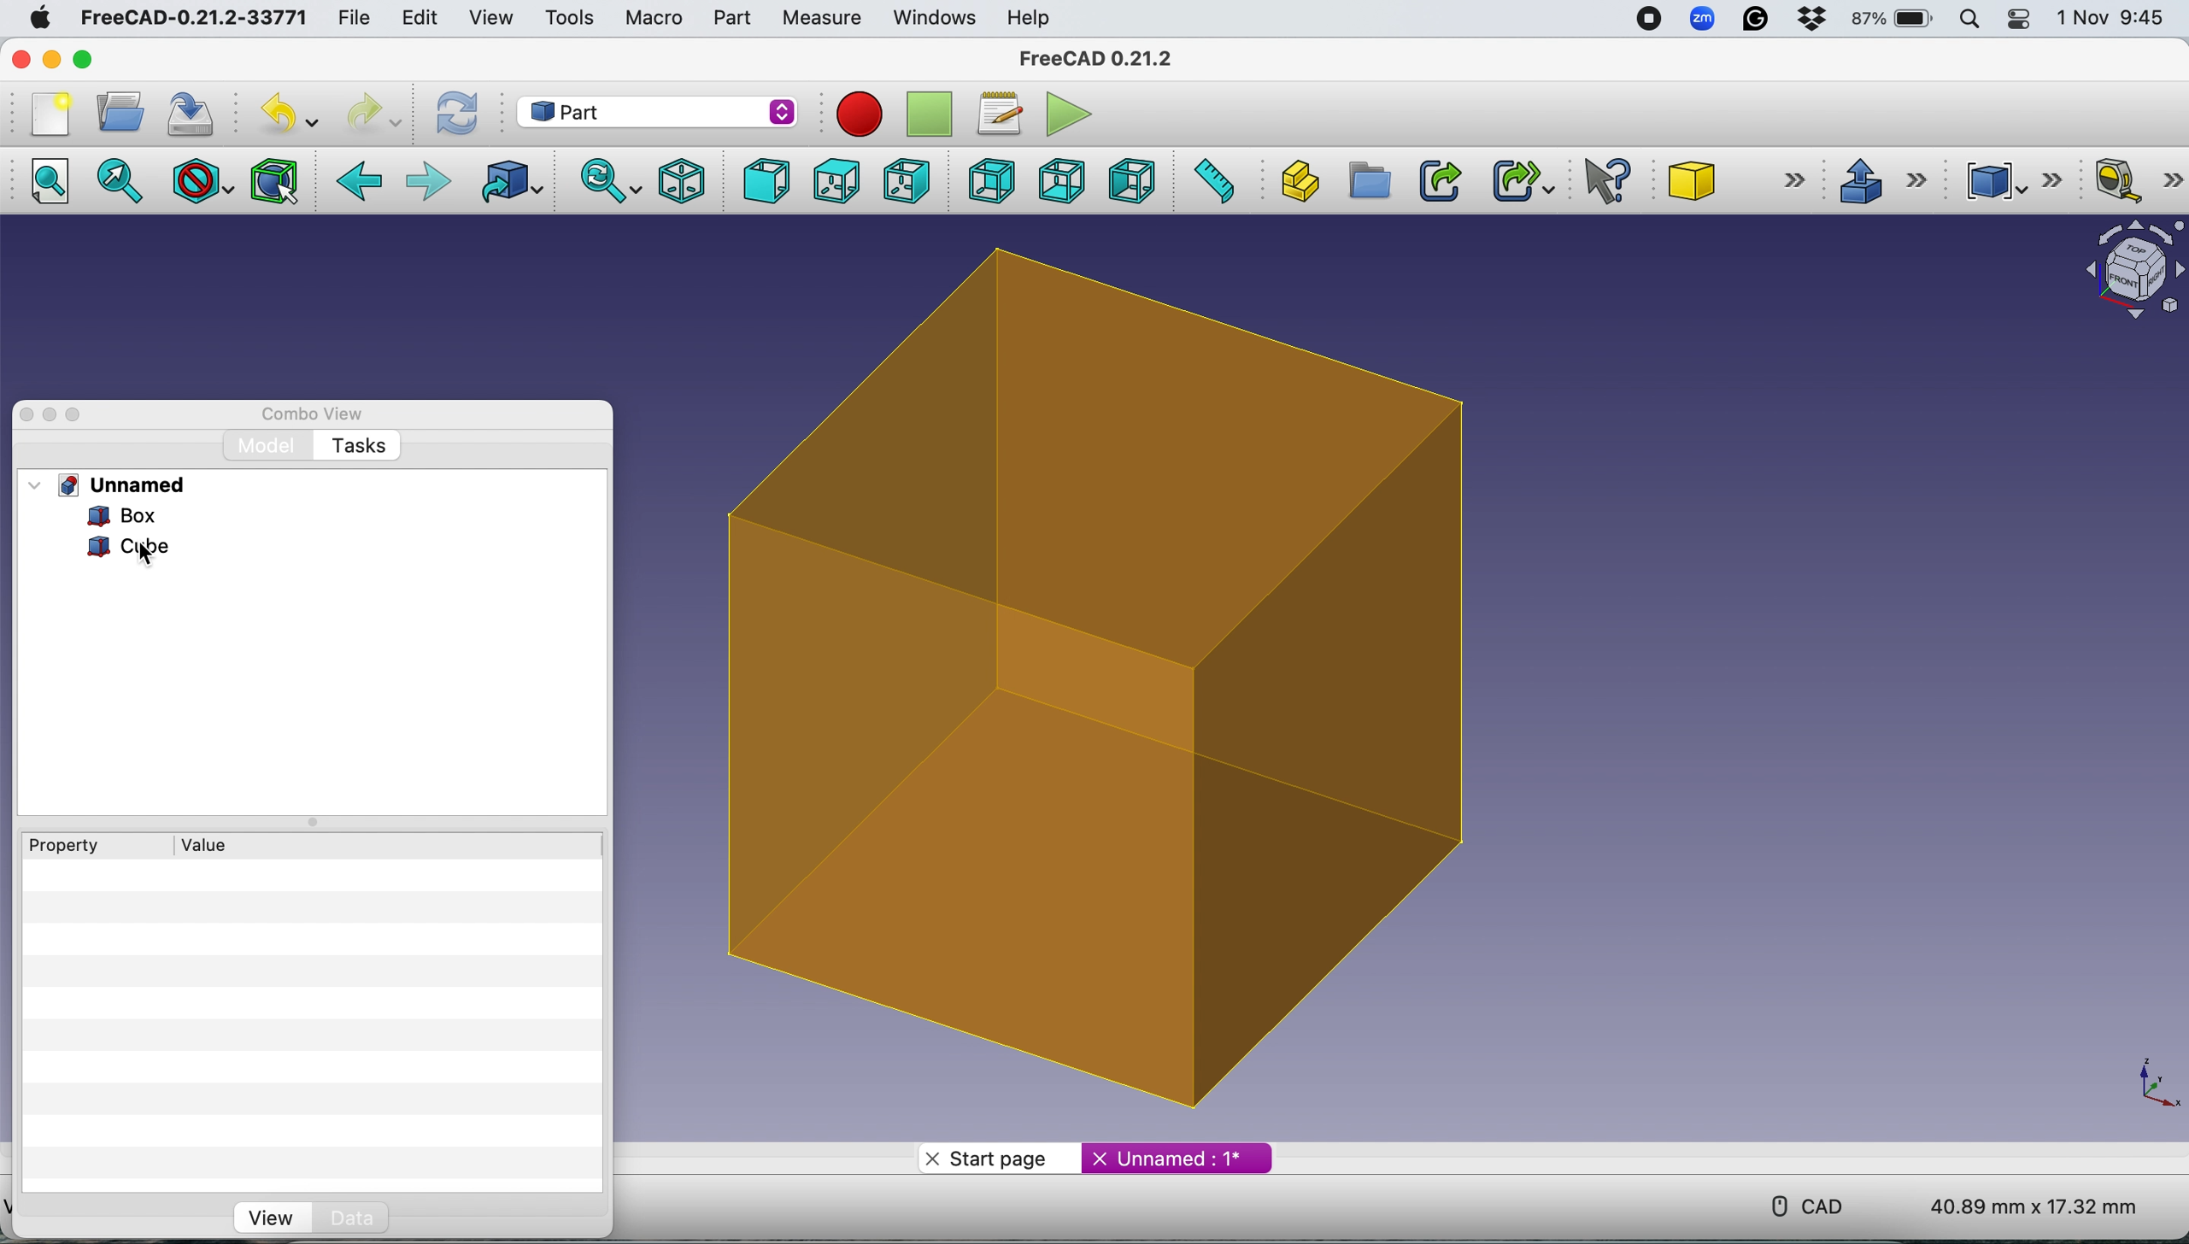  Describe the element at coordinates (935, 19) in the screenshot. I see `Windows` at that location.